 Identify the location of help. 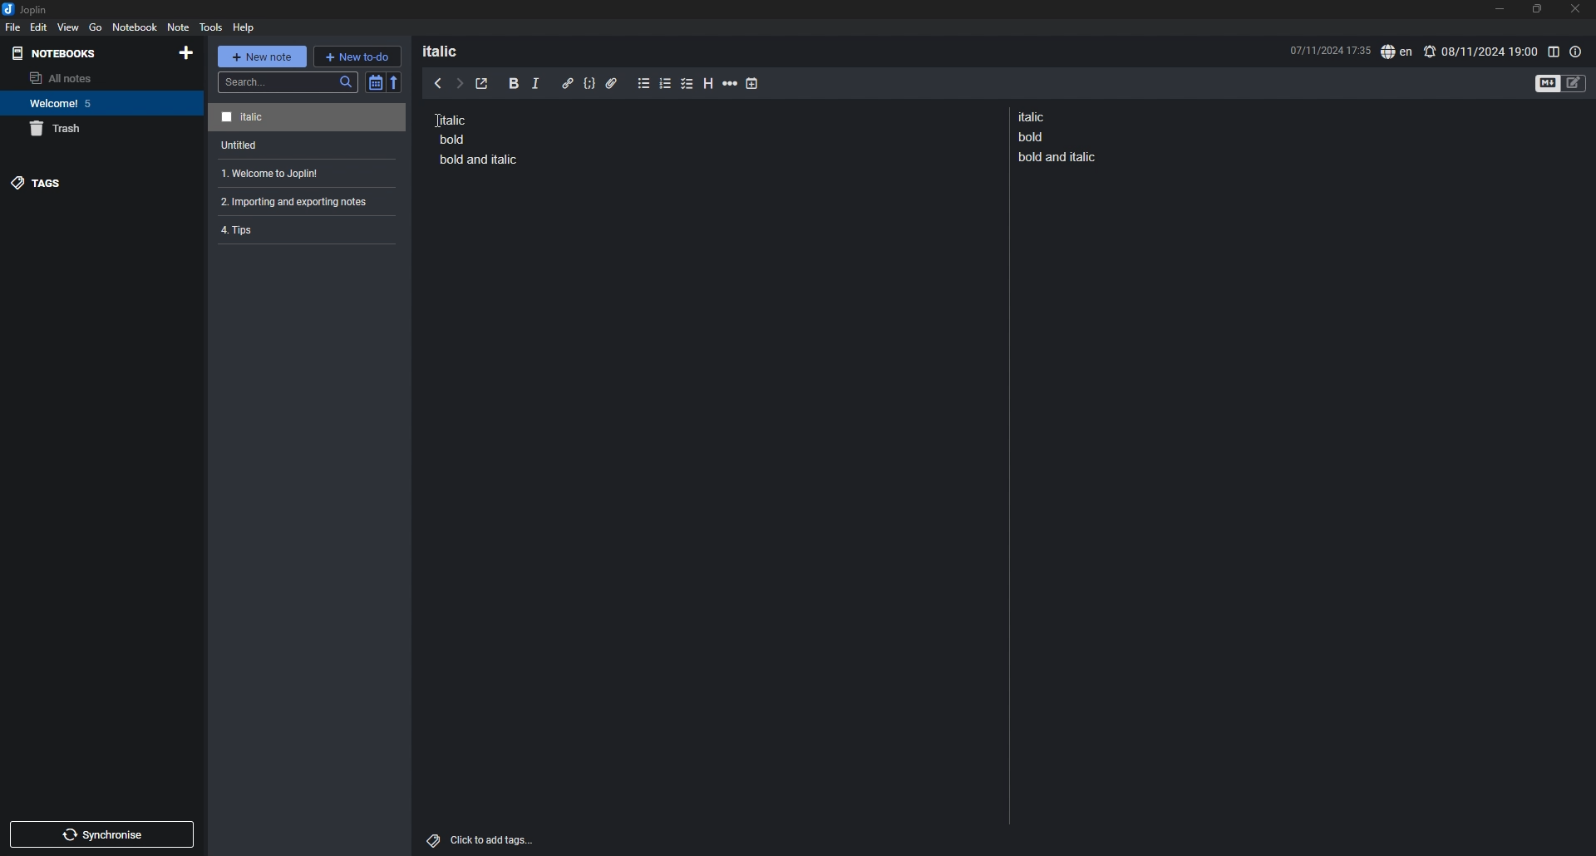
(245, 27).